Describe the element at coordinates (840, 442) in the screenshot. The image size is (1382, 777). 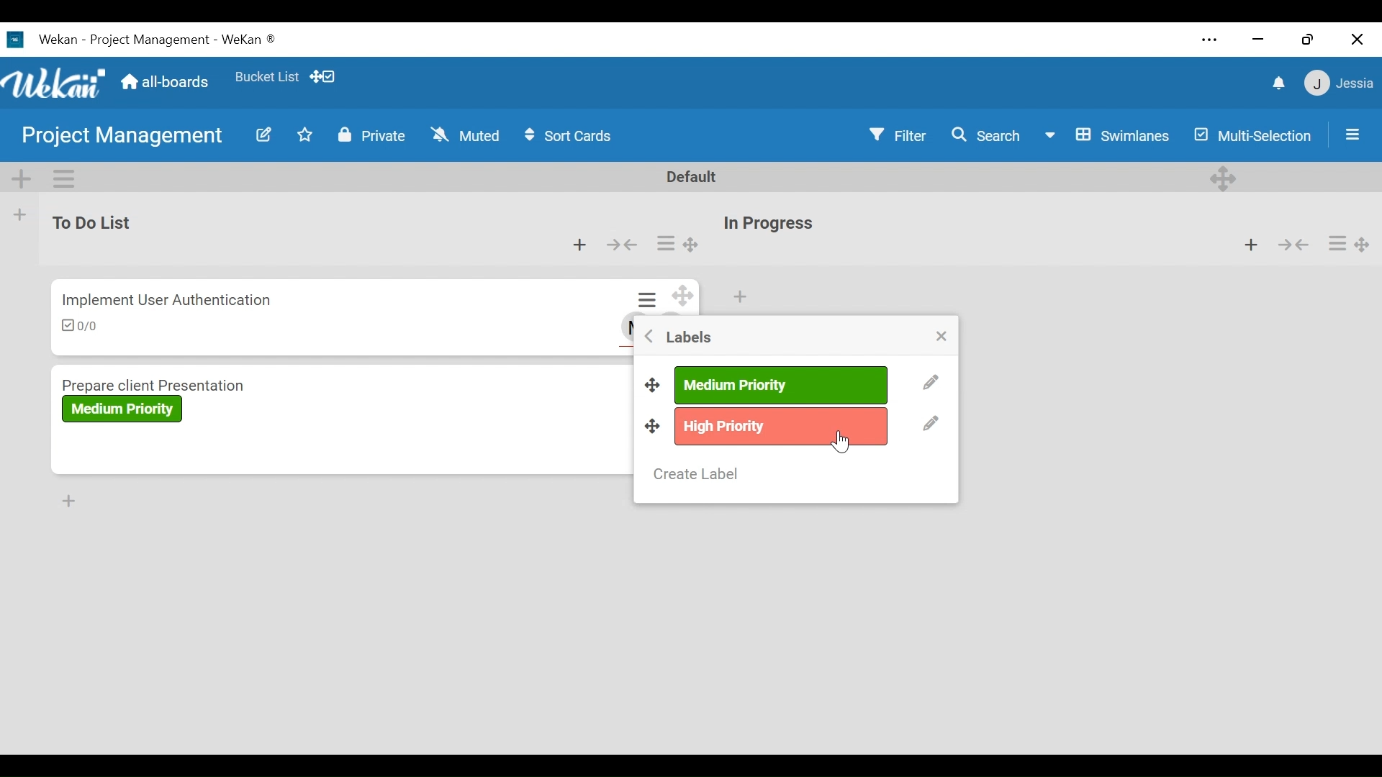
I see `Cursor` at that location.